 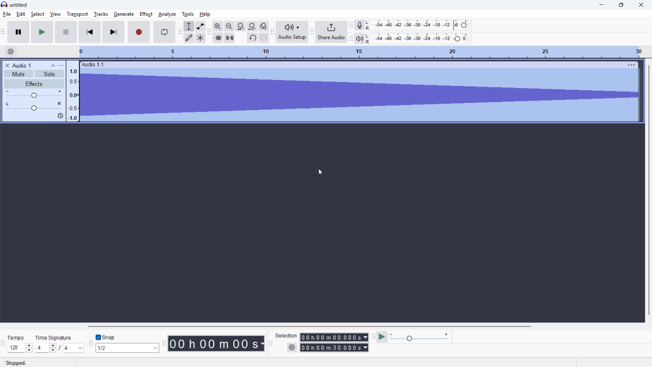 I want to click on Sync lock on , so click(x=60, y=116).